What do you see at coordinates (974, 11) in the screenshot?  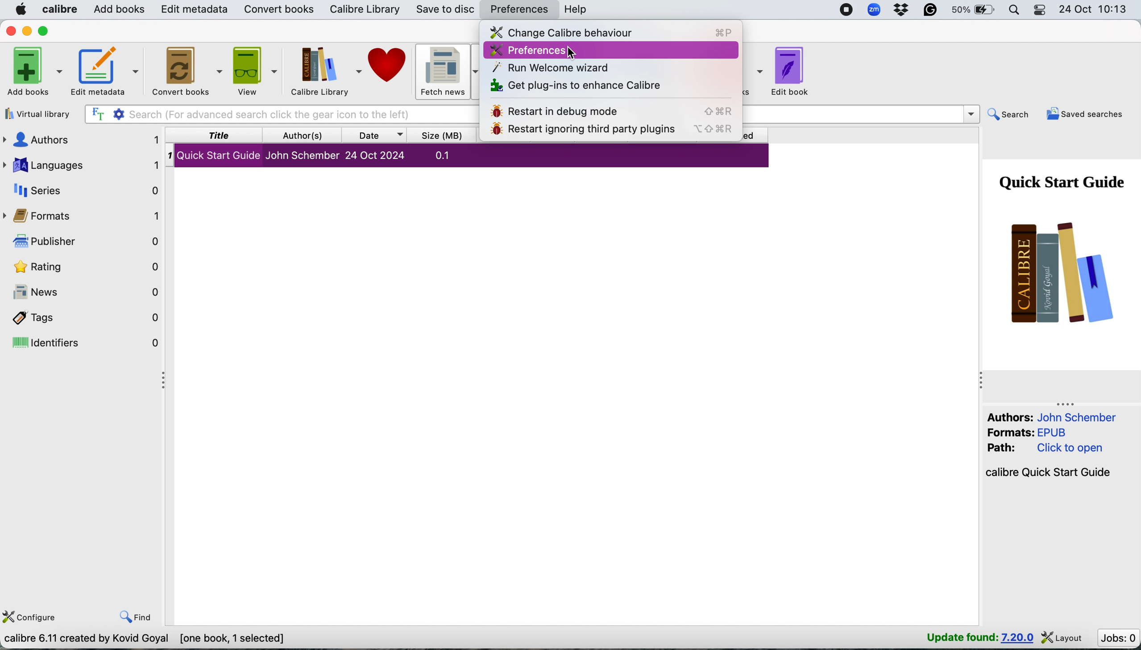 I see `battery` at bounding box center [974, 11].